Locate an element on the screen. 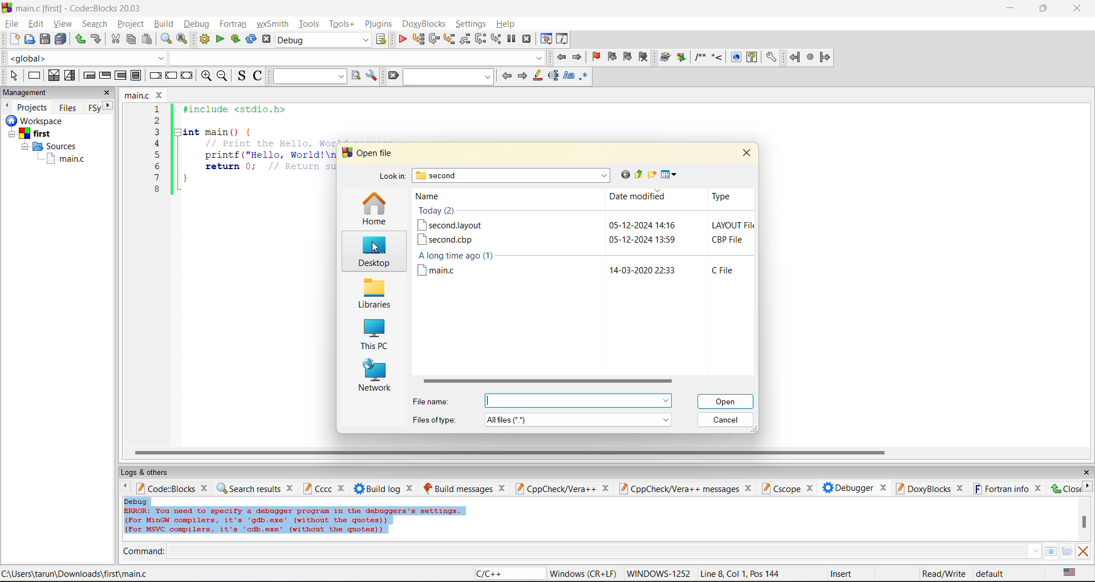  run to cursor is located at coordinates (417, 39).